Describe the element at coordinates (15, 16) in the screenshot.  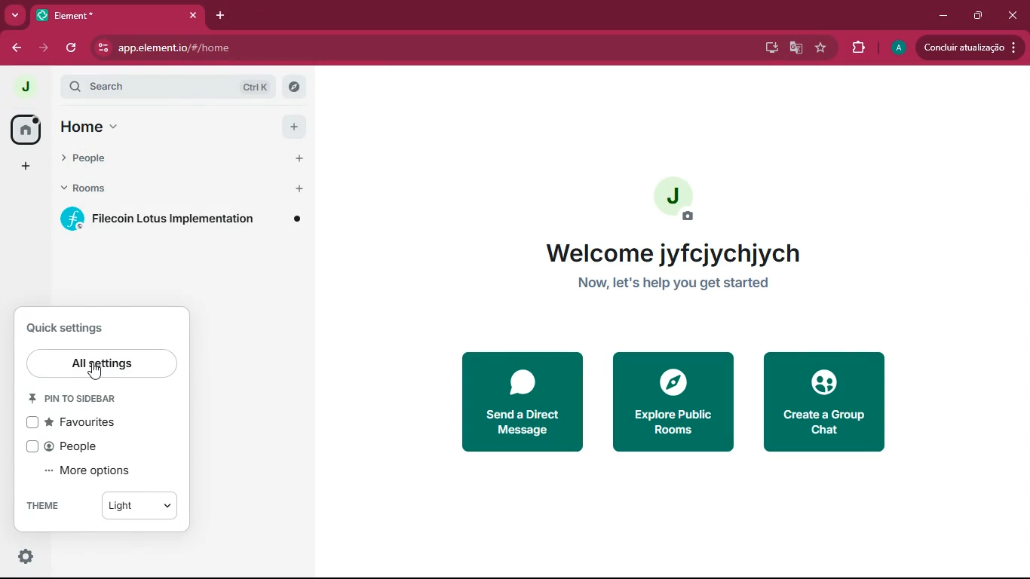
I see `more` at that location.